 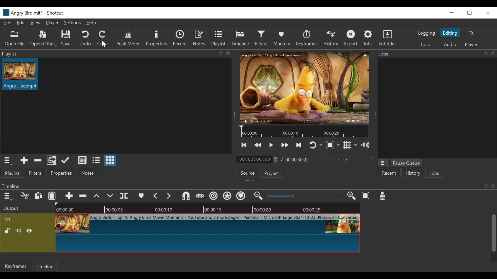 What do you see at coordinates (218, 39) in the screenshot?
I see `Playlist` at bounding box center [218, 39].